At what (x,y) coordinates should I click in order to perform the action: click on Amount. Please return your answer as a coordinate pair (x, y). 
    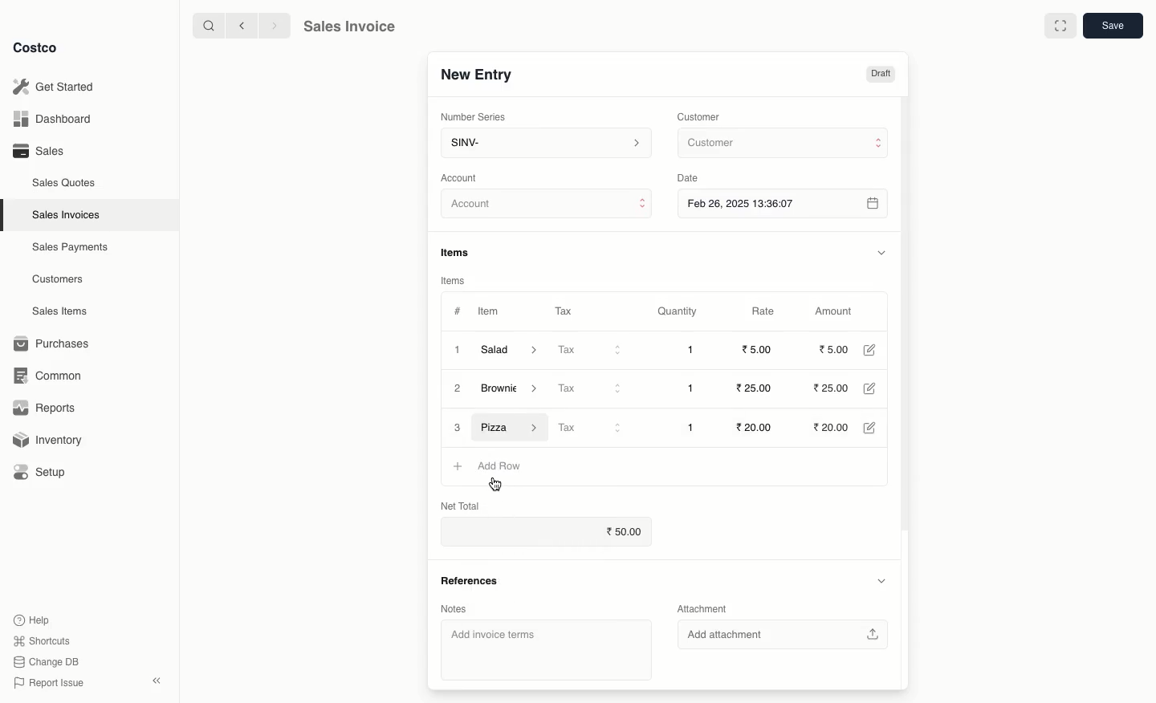
    Looking at the image, I should click on (838, 311).